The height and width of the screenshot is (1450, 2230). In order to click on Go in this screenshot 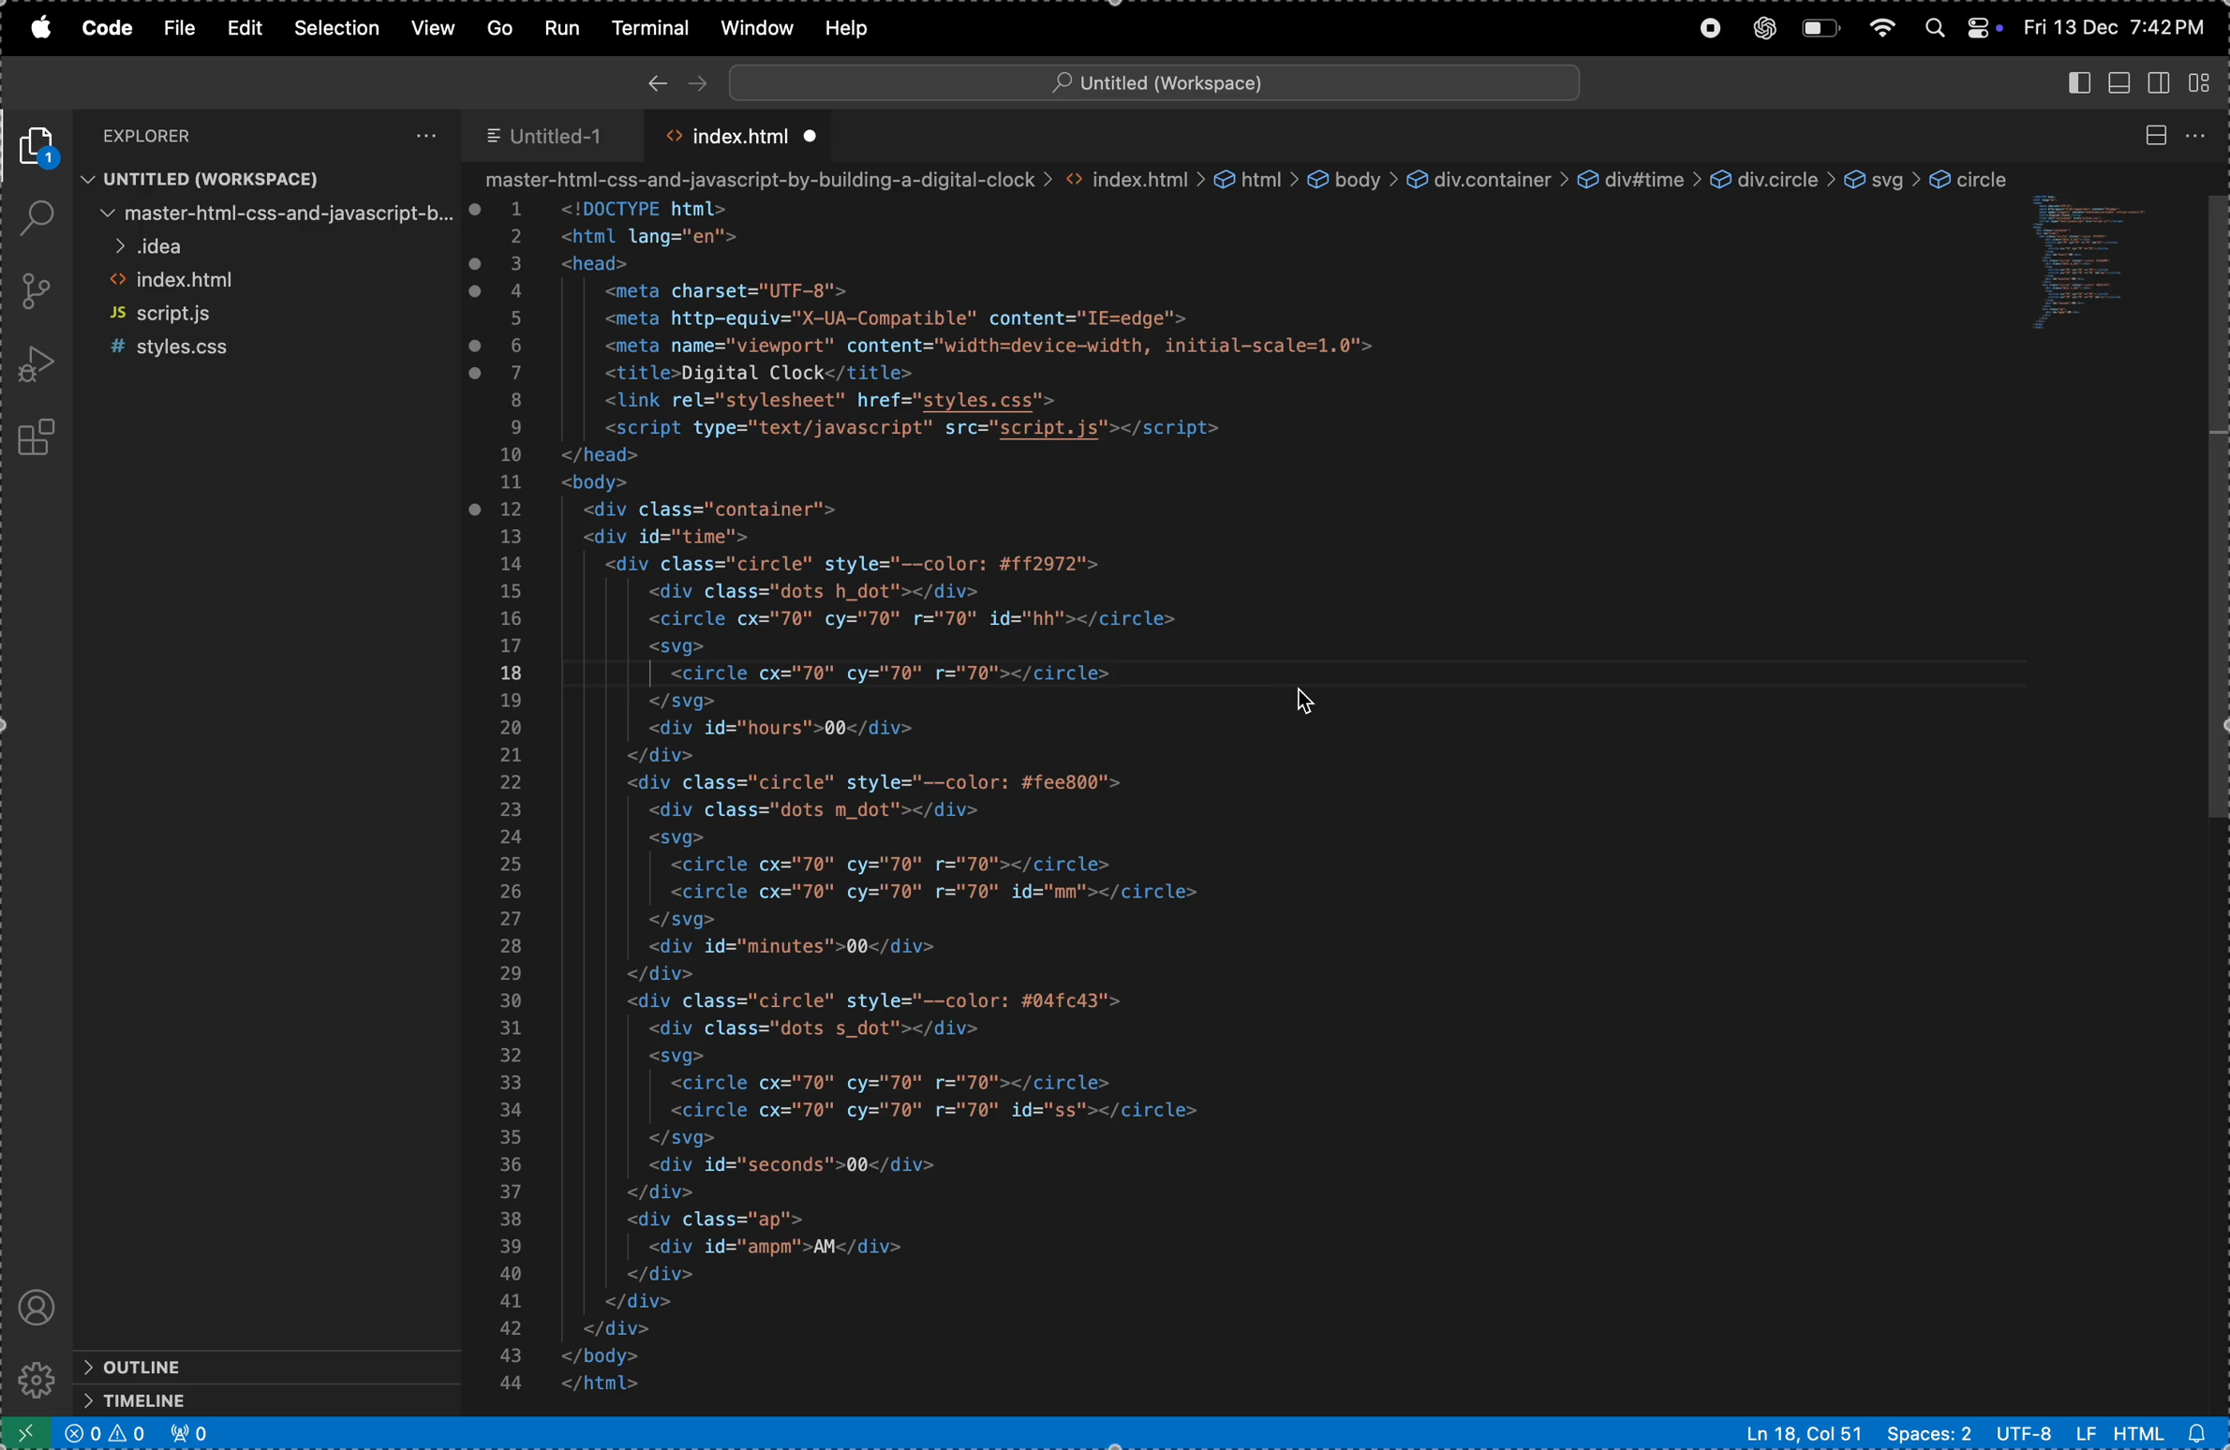, I will do `click(503, 27)`.